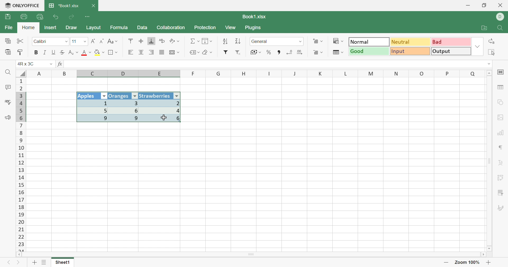 The height and width of the screenshot is (267, 508). What do you see at coordinates (477, 47) in the screenshot?
I see `Drop Down` at bounding box center [477, 47].